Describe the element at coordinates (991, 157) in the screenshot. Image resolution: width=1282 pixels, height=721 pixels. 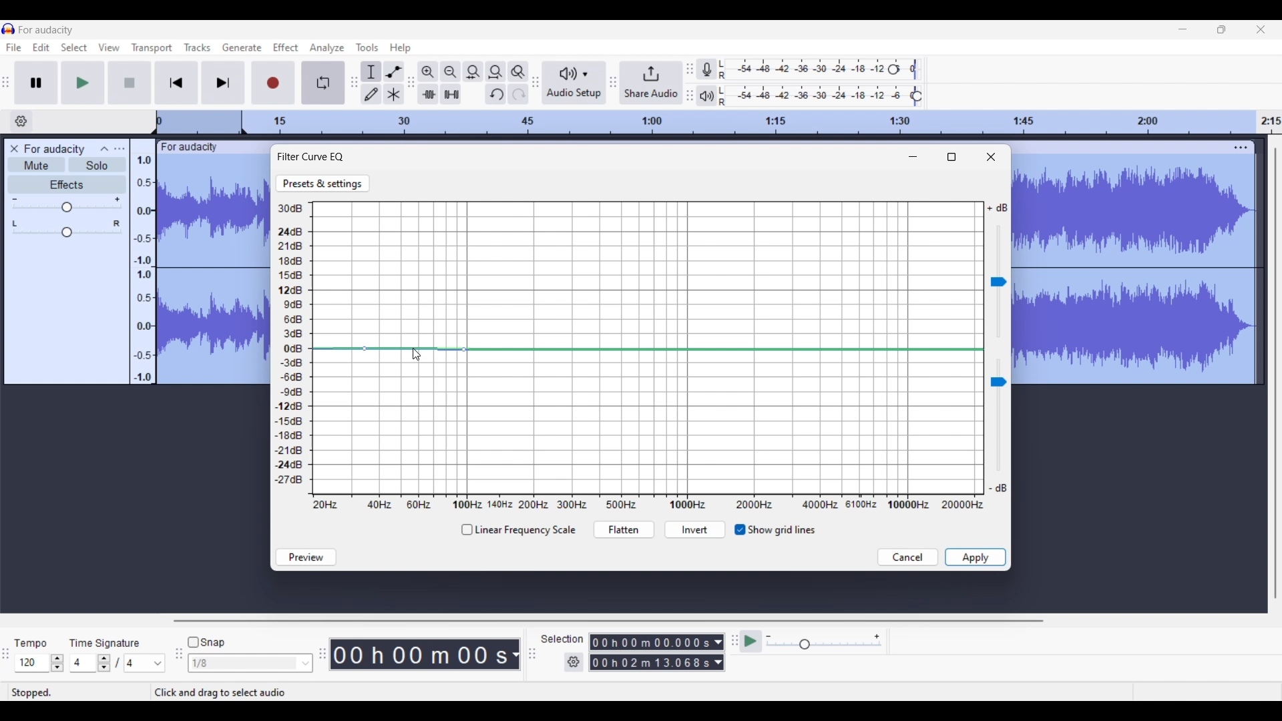
I see `Close window` at that location.